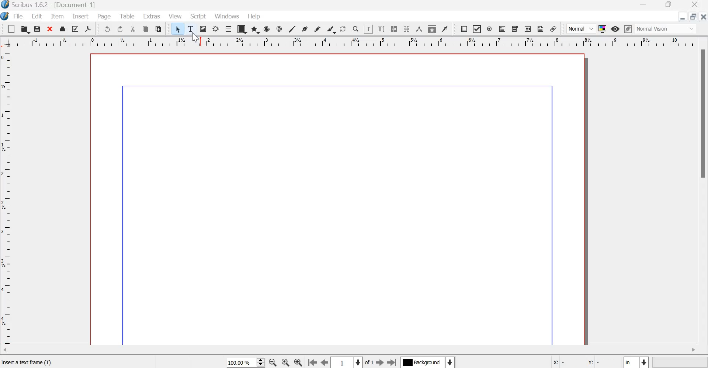 This screenshot has height=368, width=708. What do you see at coordinates (528, 29) in the screenshot?
I see `PDF list box` at bounding box center [528, 29].